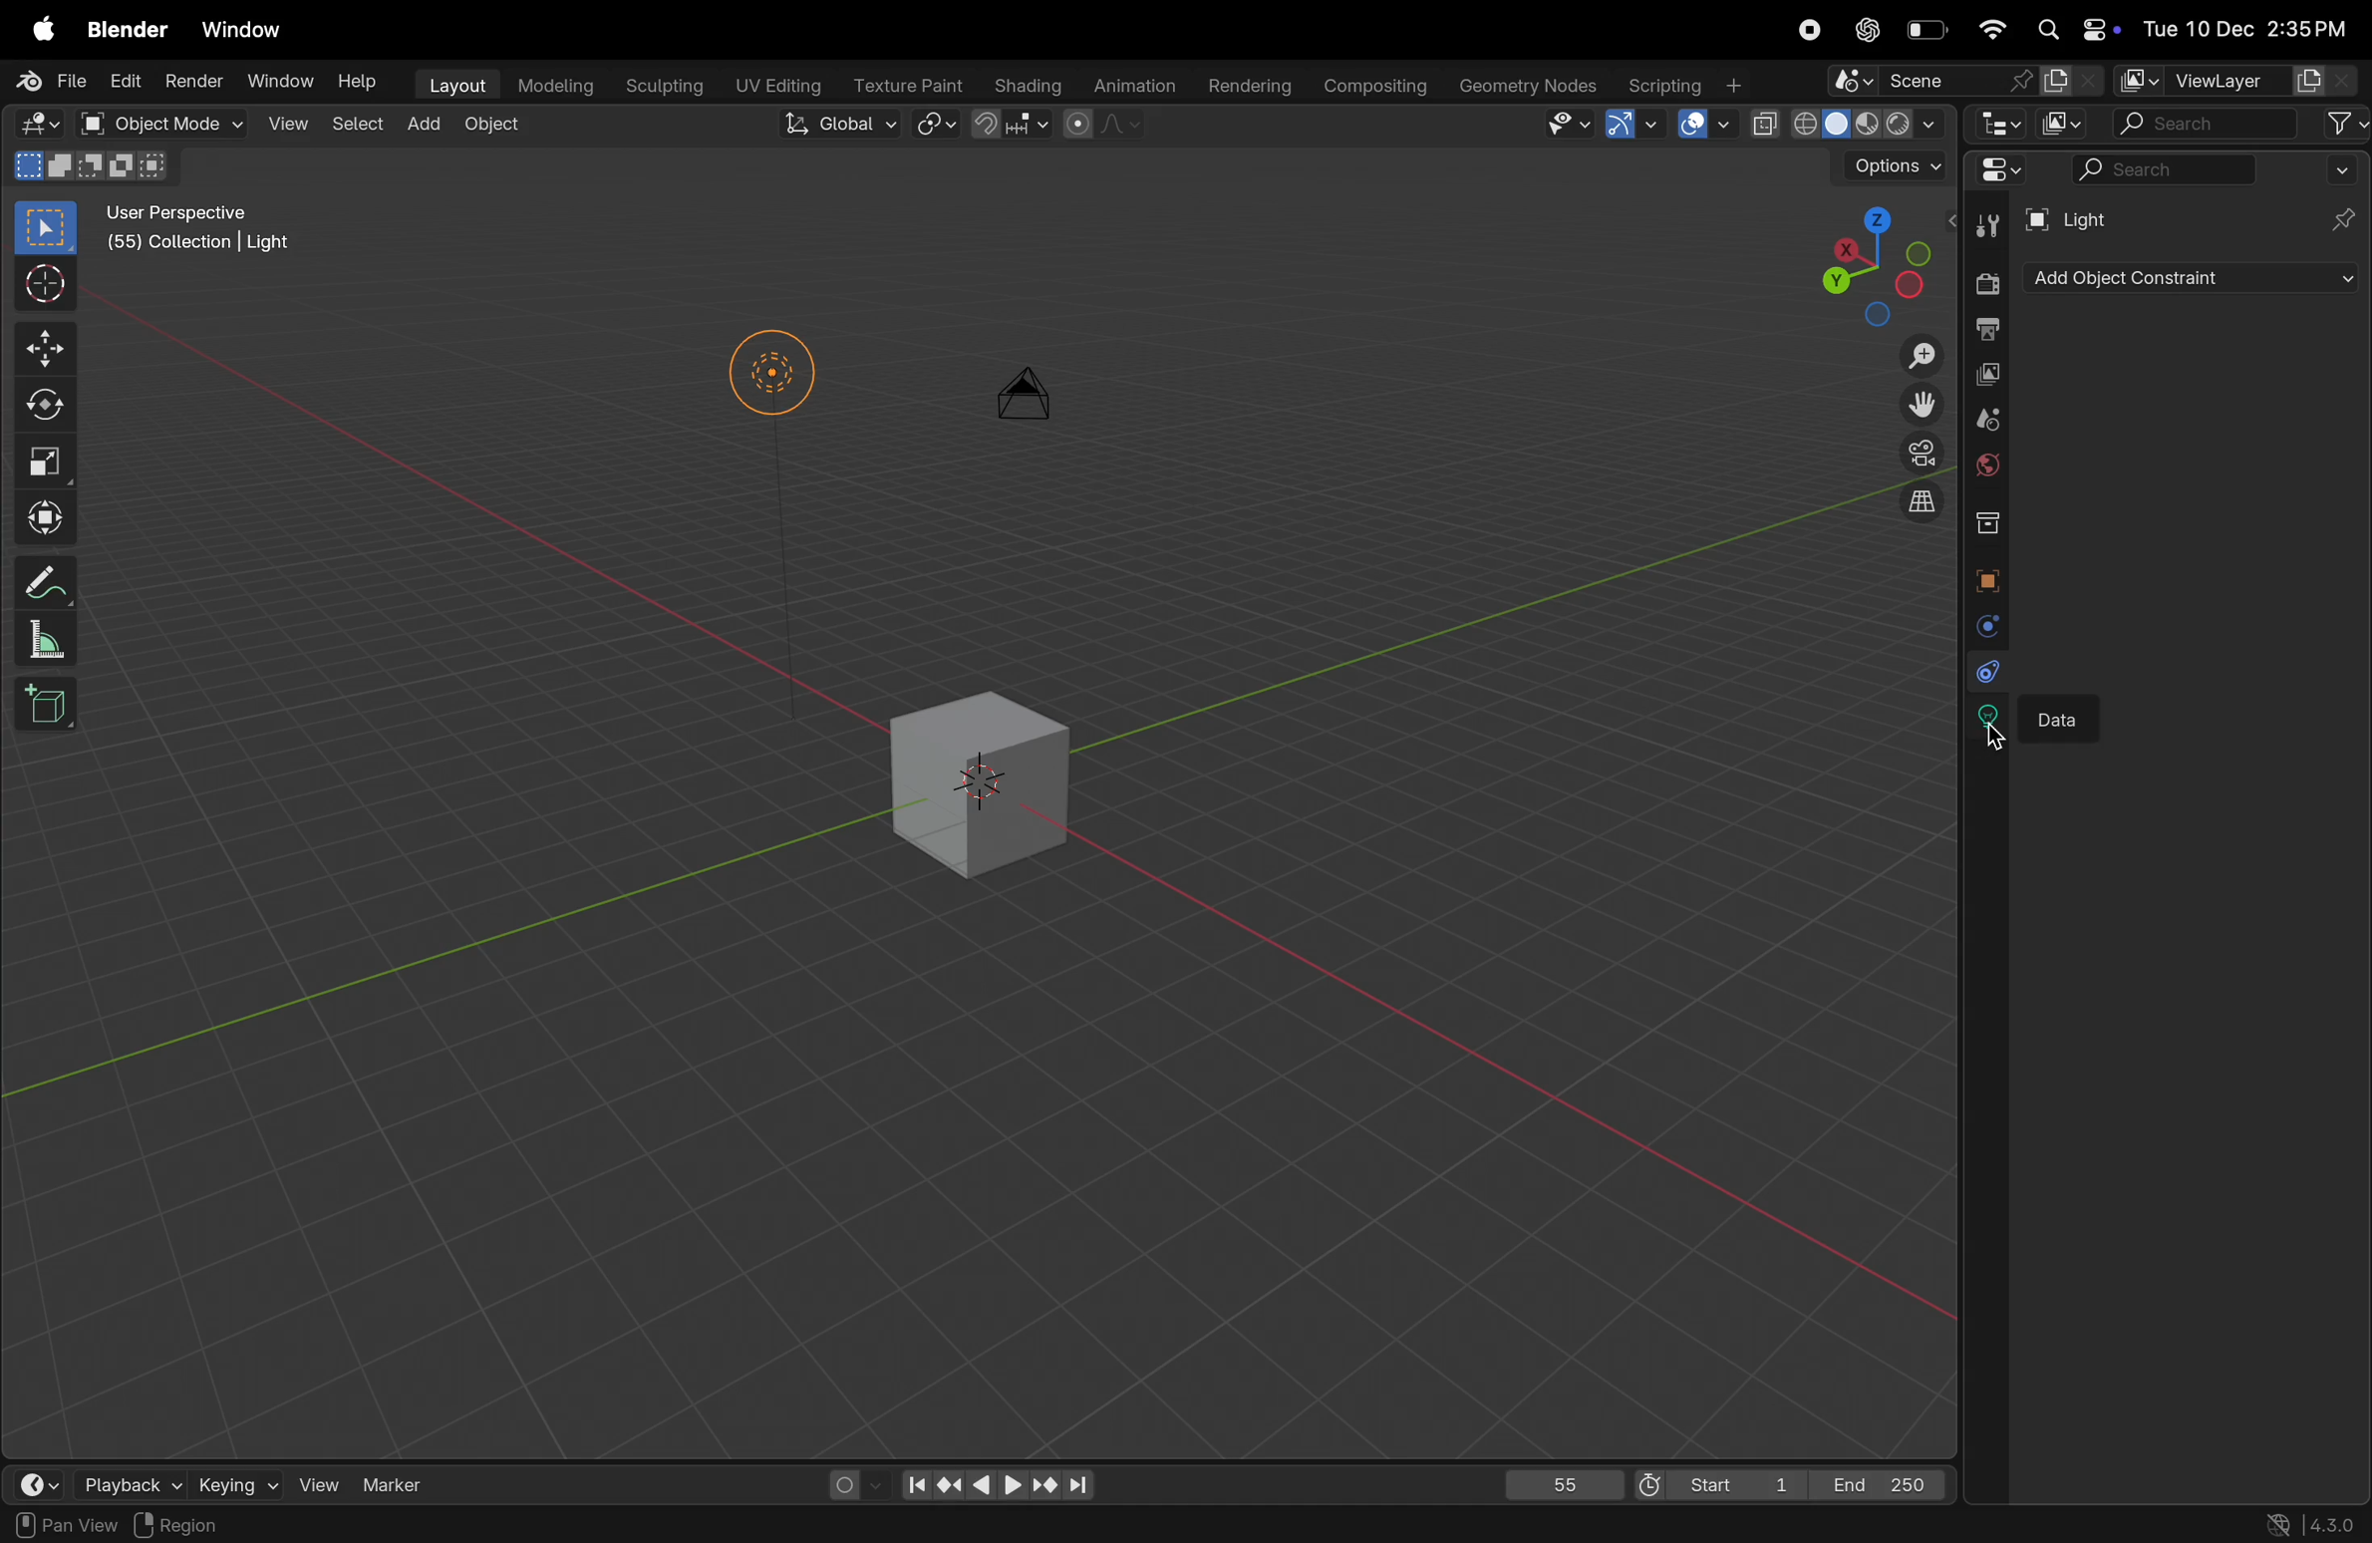 This screenshot has height=1543, width=2372. Describe the element at coordinates (1866, 30) in the screenshot. I see `cahtgpt` at that location.